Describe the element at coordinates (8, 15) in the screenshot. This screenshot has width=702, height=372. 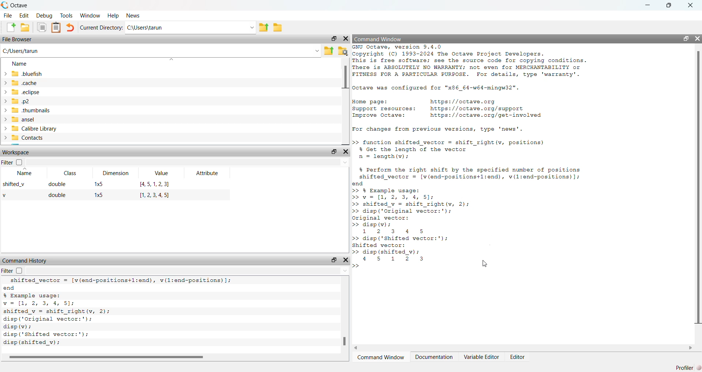
I see `file` at that location.